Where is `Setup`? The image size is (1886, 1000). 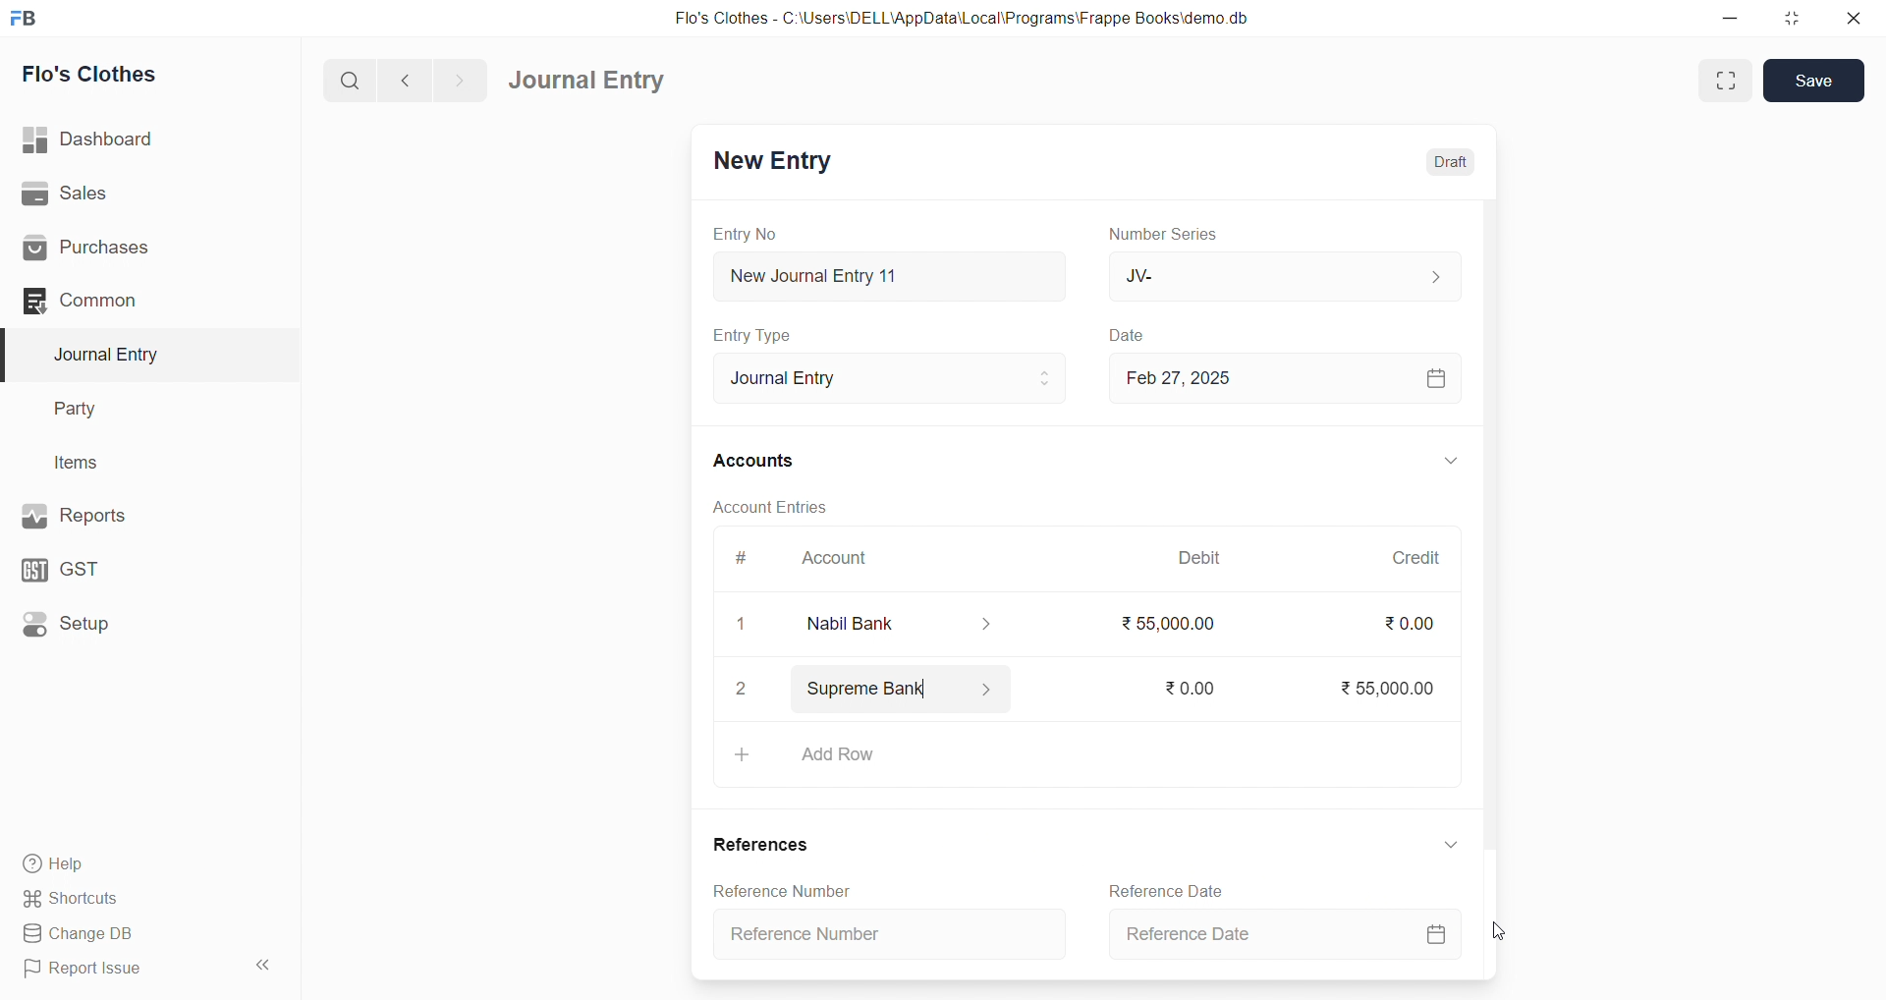 Setup is located at coordinates (113, 627).